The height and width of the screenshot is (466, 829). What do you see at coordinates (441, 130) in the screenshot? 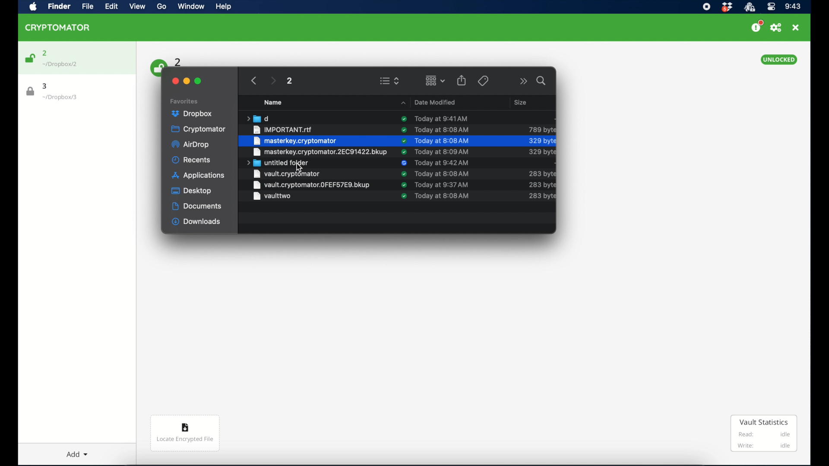
I see `` at bounding box center [441, 130].